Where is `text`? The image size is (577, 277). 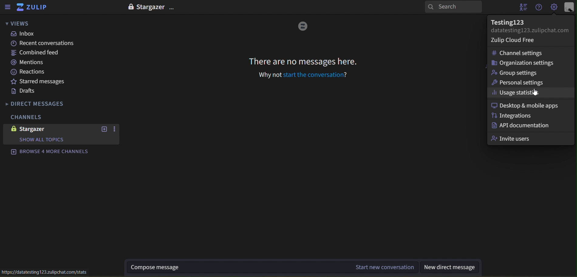
text is located at coordinates (150, 7).